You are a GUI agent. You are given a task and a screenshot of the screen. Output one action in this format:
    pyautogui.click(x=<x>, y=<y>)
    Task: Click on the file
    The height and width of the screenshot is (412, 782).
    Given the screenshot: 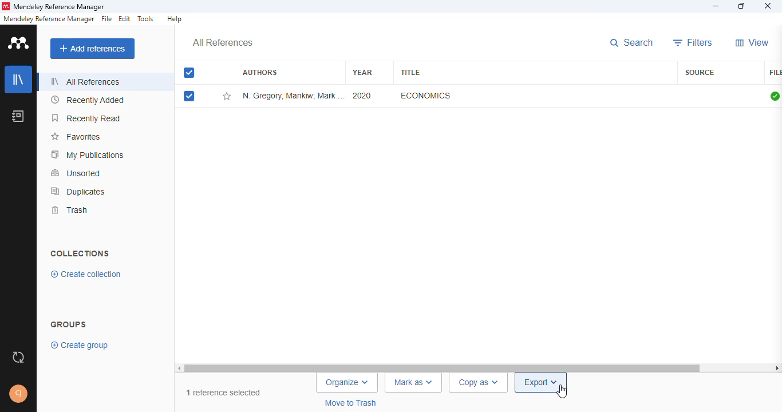 What is the action you would take?
    pyautogui.click(x=106, y=19)
    